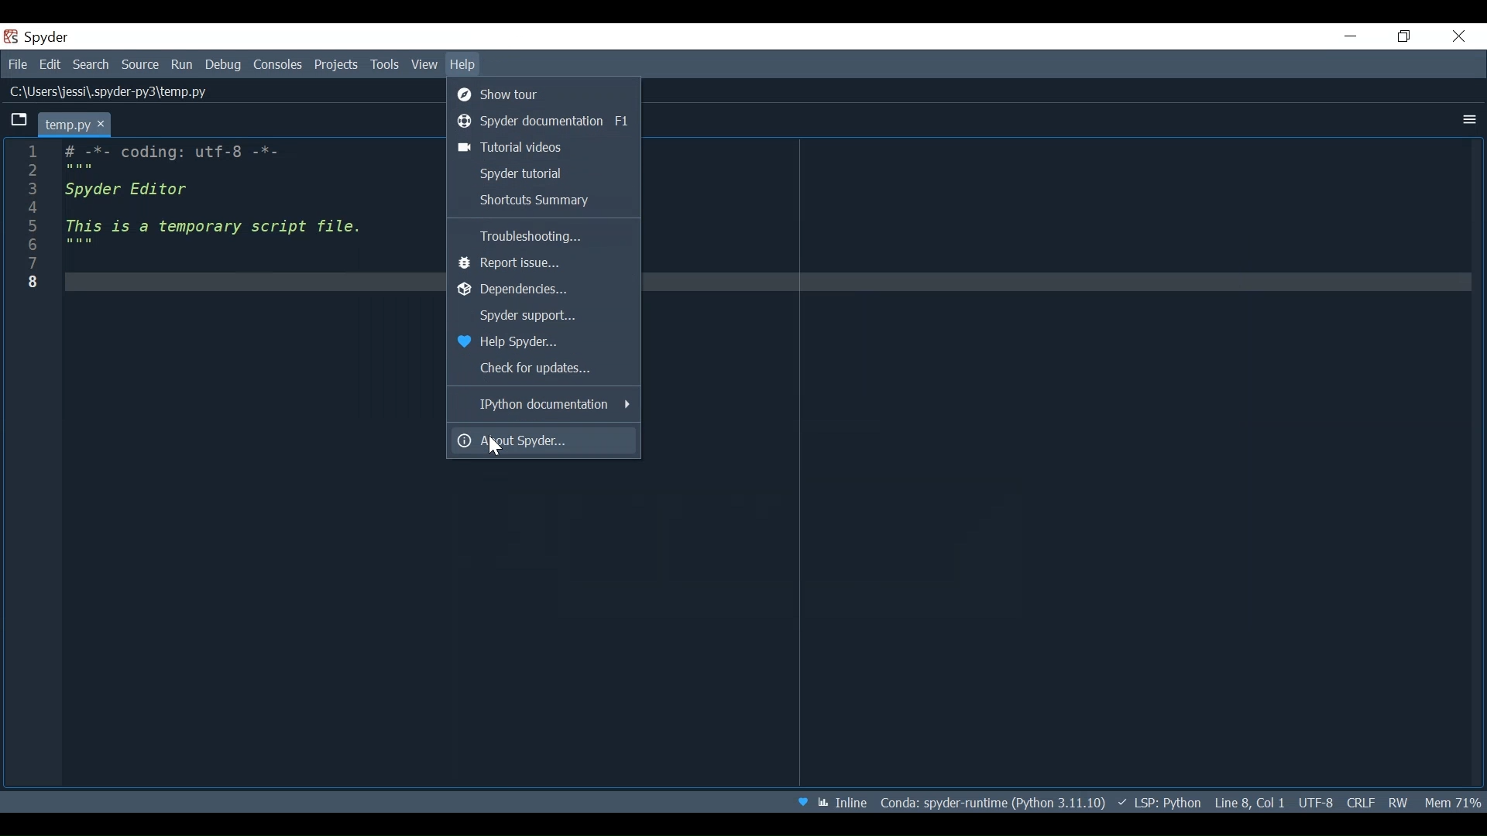 The height and width of the screenshot is (836, 1487). What do you see at coordinates (547, 203) in the screenshot?
I see `Shortcut Summary` at bounding box center [547, 203].